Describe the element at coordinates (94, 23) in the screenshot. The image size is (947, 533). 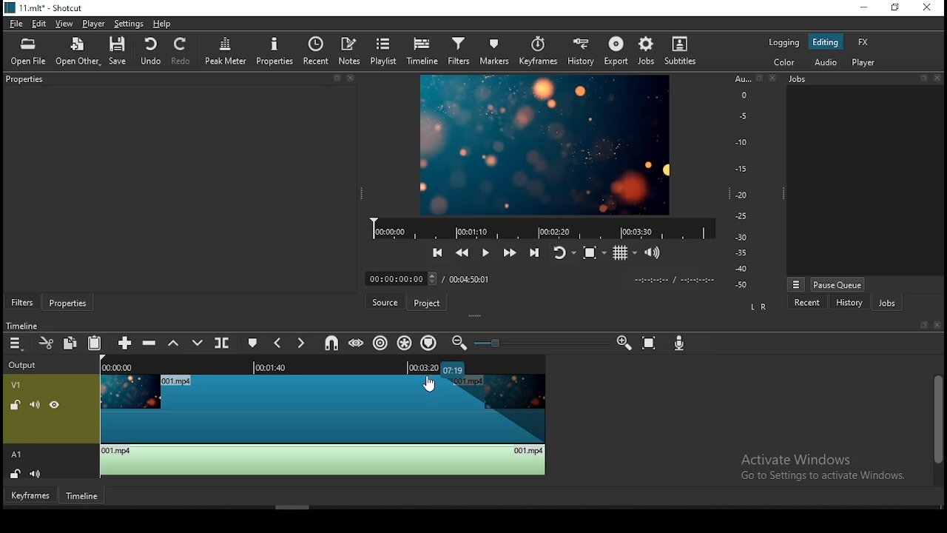
I see `player` at that location.